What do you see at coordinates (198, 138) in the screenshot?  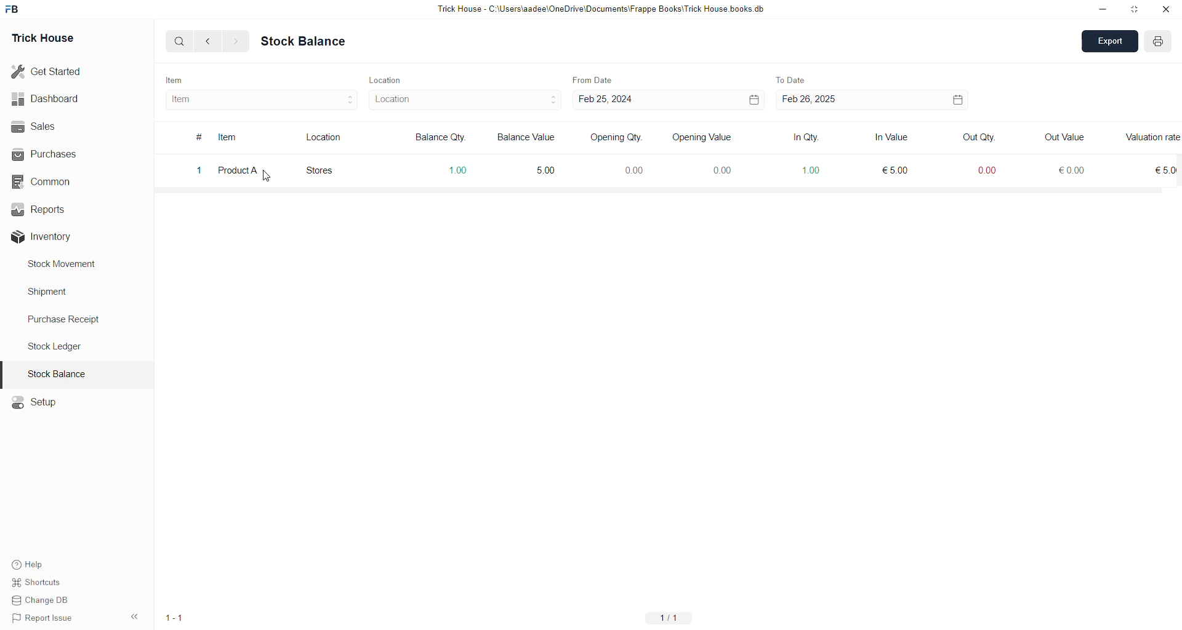 I see `# symbol` at bounding box center [198, 138].